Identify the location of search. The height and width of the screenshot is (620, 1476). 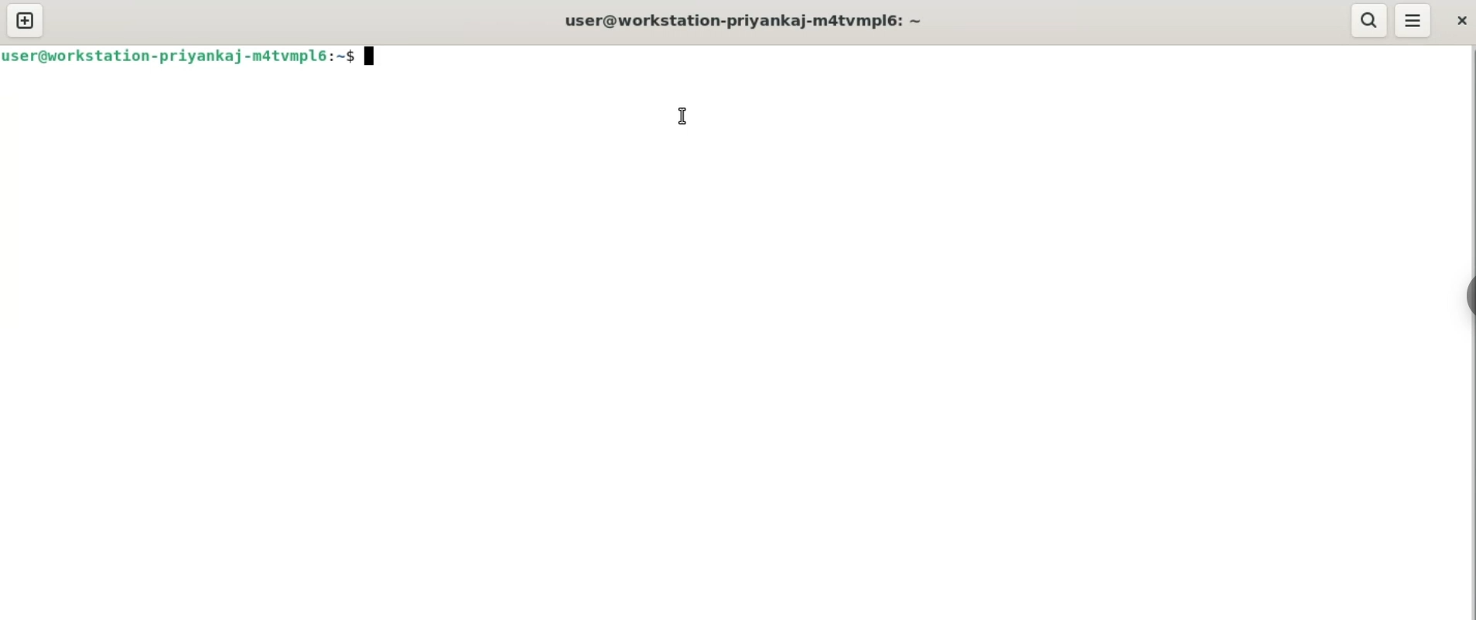
(1369, 20).